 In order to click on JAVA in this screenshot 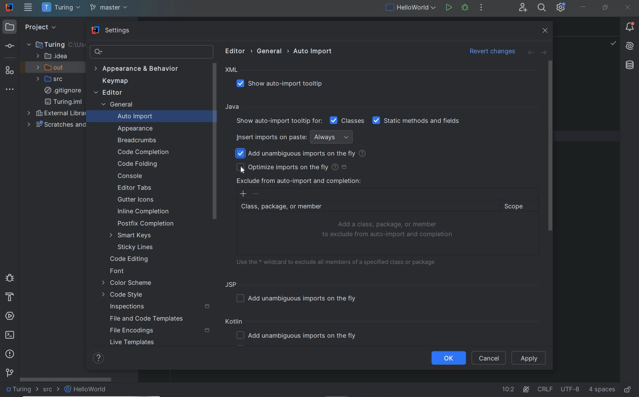, I will do `click(234, 107)`.